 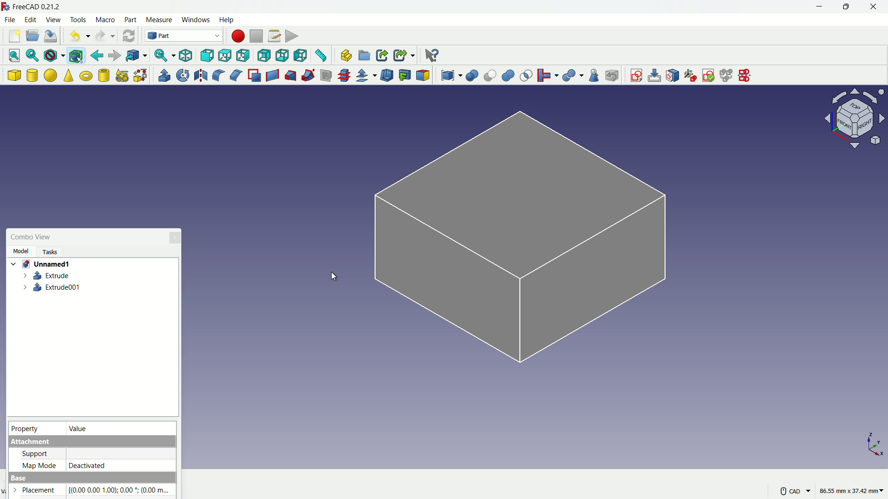 I want to click on create ruled surface, so click(x=272, y=74).